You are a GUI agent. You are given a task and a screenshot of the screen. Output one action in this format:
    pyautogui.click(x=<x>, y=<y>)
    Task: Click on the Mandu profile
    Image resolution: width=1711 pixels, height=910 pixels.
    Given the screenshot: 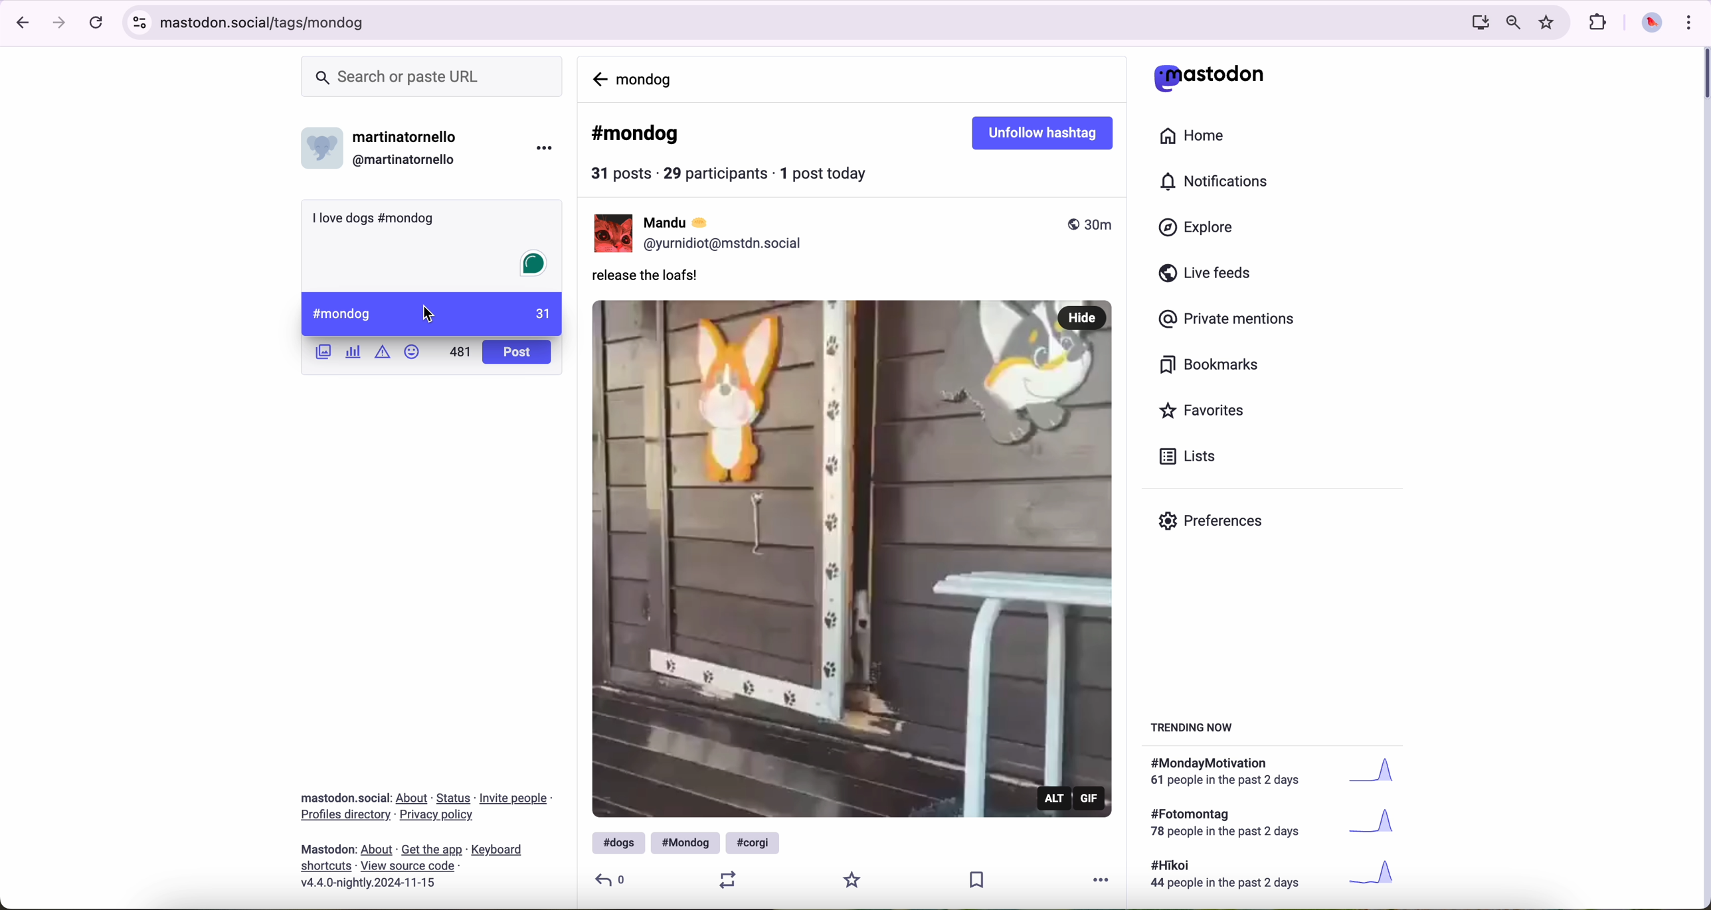 What is the action you would take?
    pyautogui.click(x=610, y=234)
    